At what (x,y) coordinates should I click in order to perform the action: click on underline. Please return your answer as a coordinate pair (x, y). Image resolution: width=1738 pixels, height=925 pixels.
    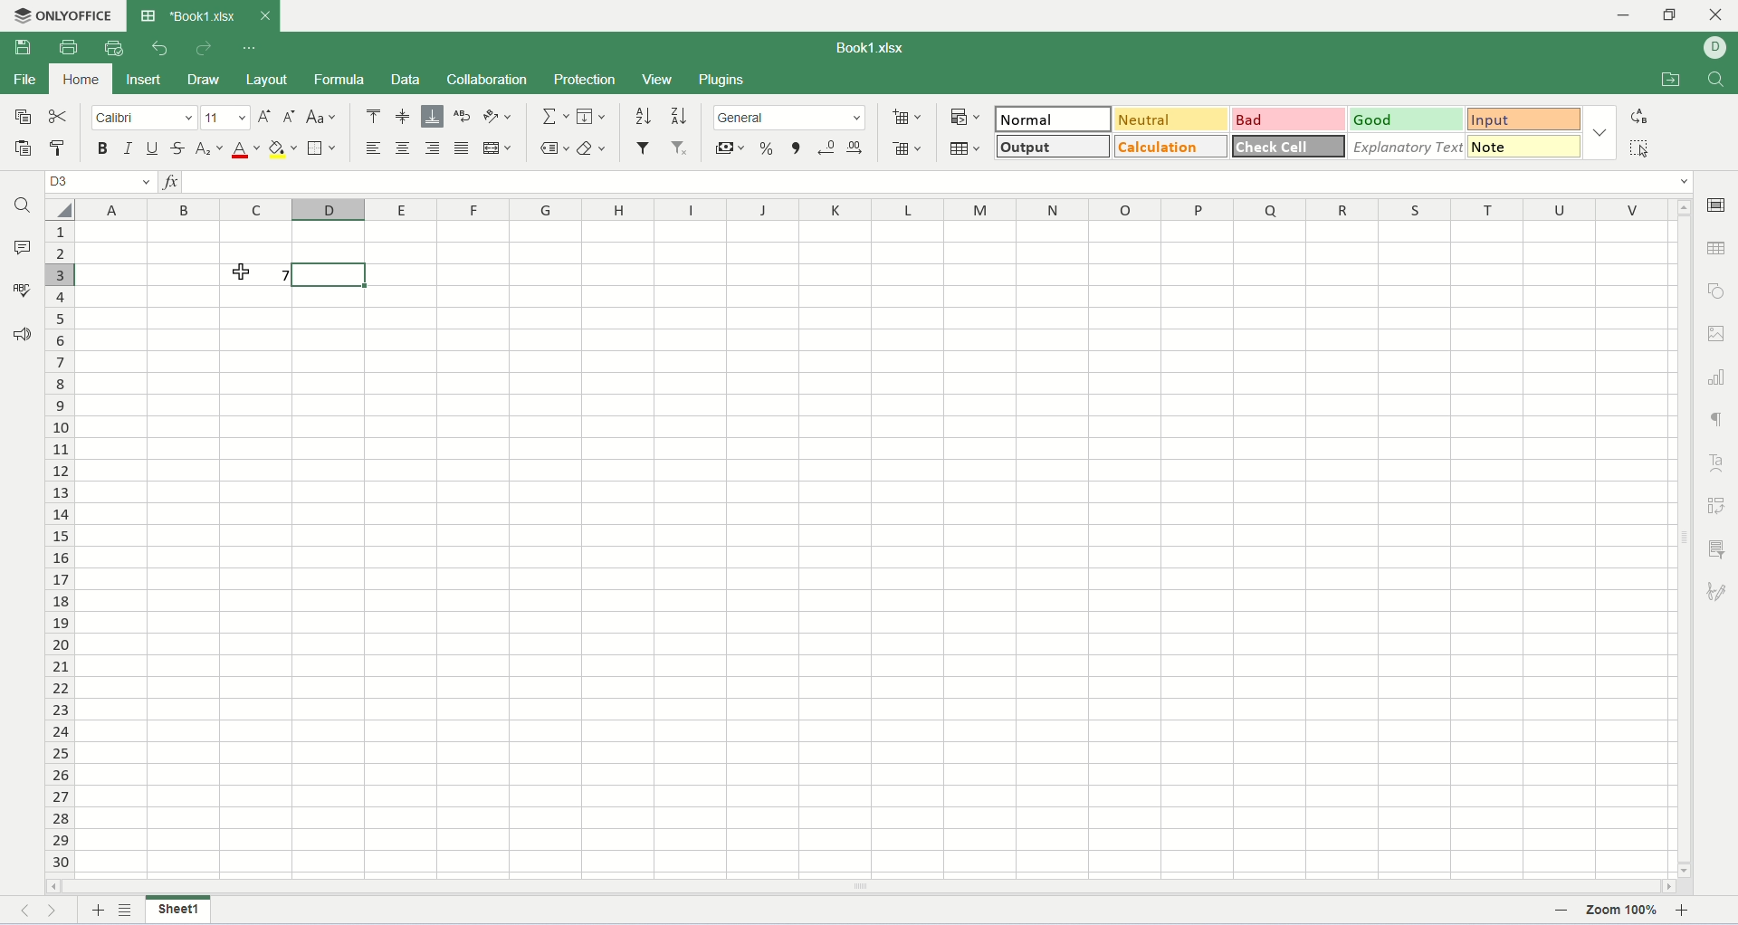
    Looking at the image, I should click on (151, 147).